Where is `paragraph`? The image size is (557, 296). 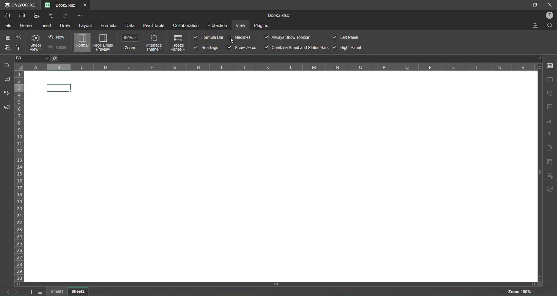 paragraph is located at coordinates (551, 135).